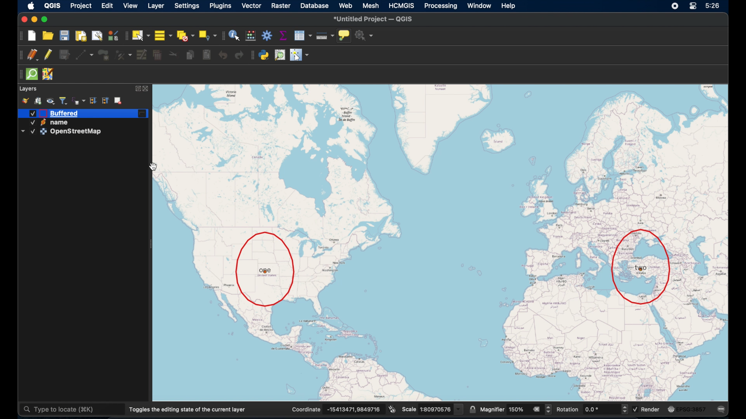 Image resolution: width=746 pixels, height=419 pixels. What do you see at coordinates (48, 74) in the screenshot?
I see `josh remote` at bounding box center [48, 74].